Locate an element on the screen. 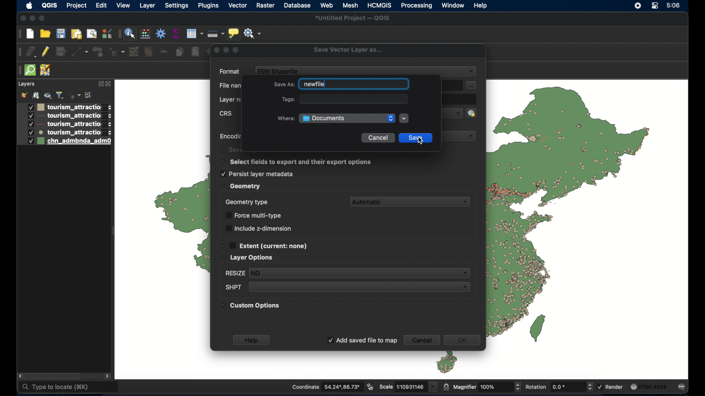 The width and height of the screenshot is (705, 396). open project is located at coordinates (45, 33).